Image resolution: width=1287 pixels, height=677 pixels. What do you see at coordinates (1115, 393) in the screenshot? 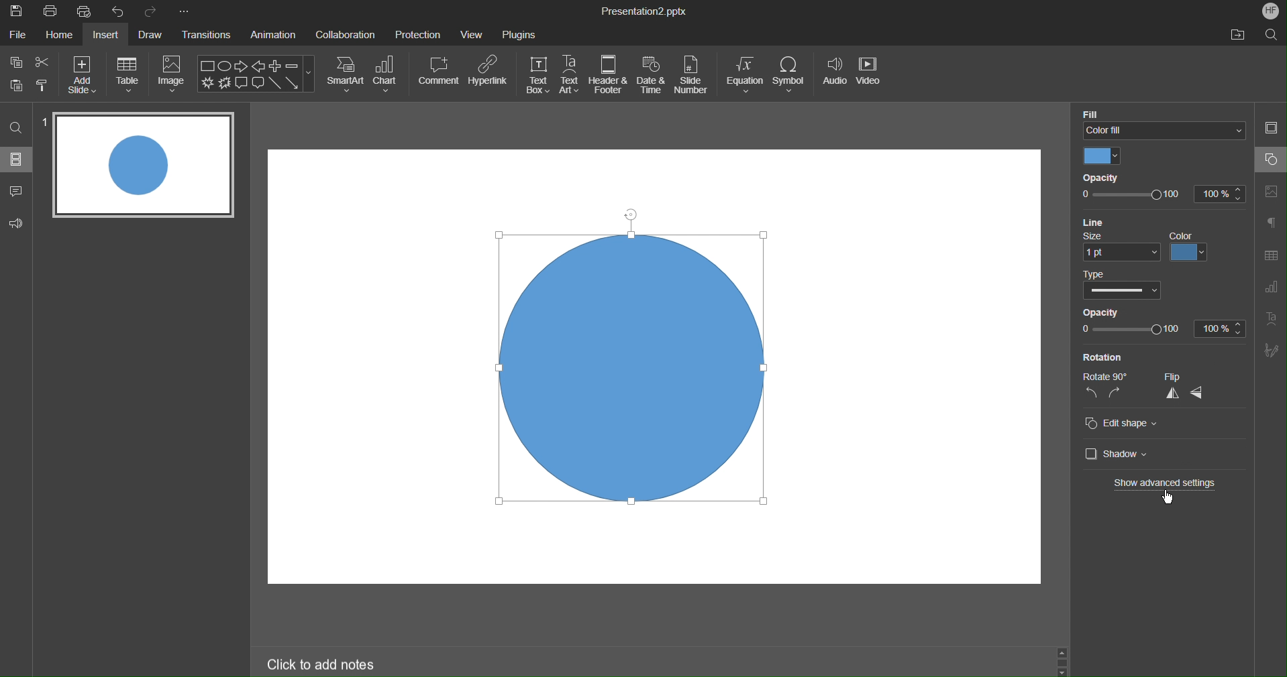
I see `right` at bounding box center [1115, 393].